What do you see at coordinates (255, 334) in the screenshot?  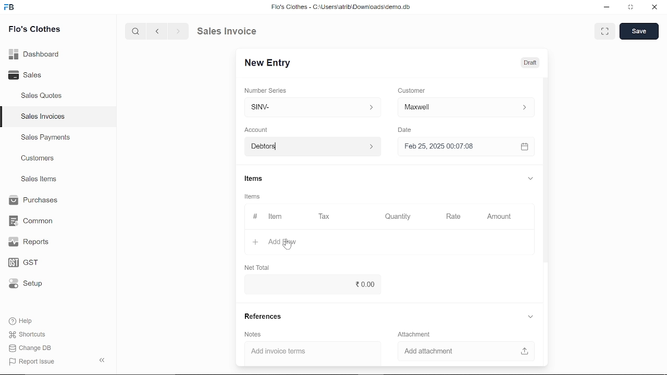 I see `‘Notes` at bounding box center [255, 334].